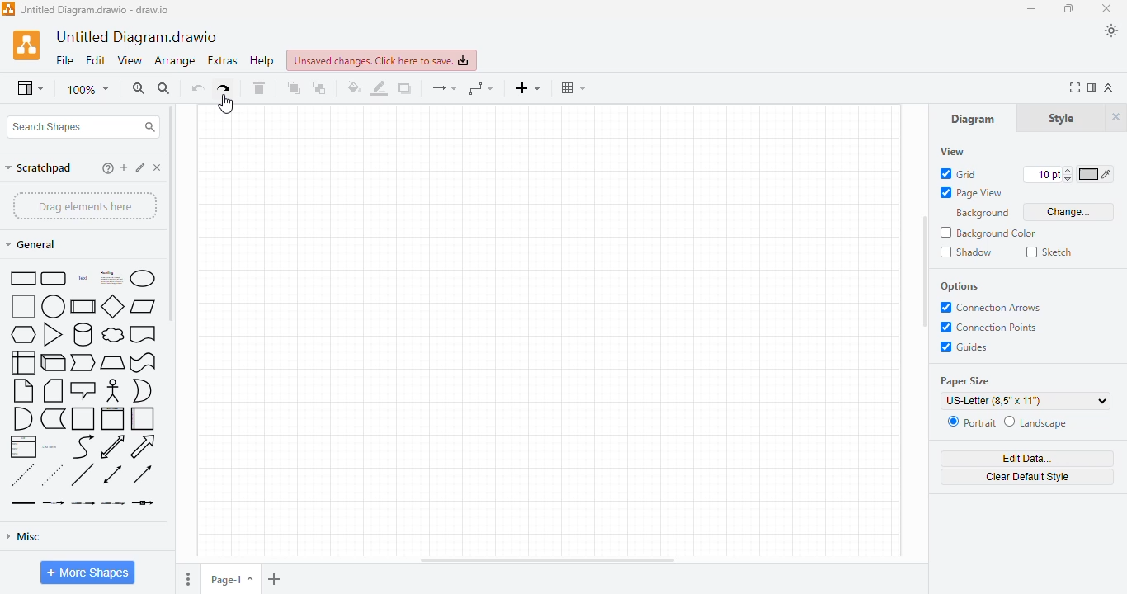  I want to click on logo, so click(8, 8).